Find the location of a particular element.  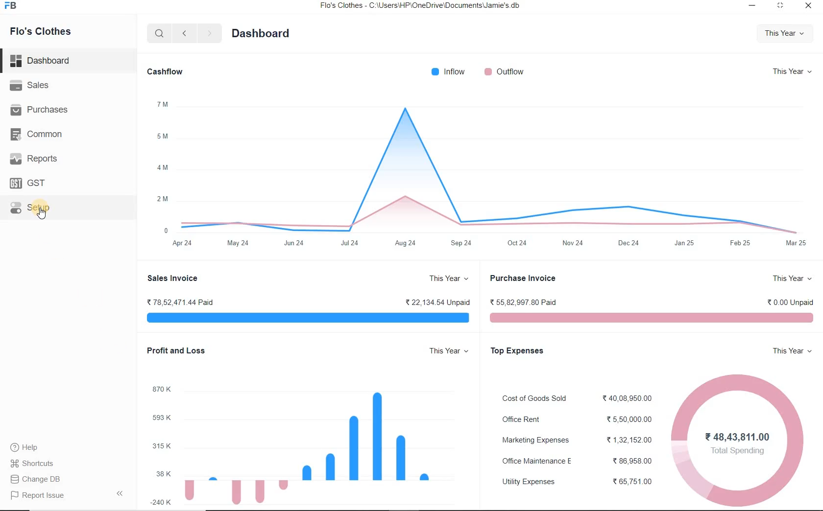

mouse pointer is located at coordinates (42, 215).